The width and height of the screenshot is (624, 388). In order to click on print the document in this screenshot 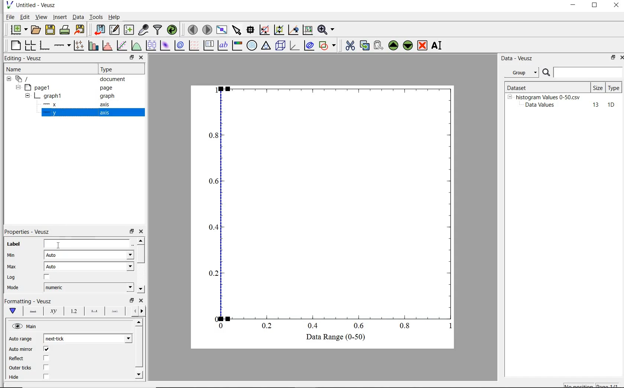, I will do `click(65, 29)`.